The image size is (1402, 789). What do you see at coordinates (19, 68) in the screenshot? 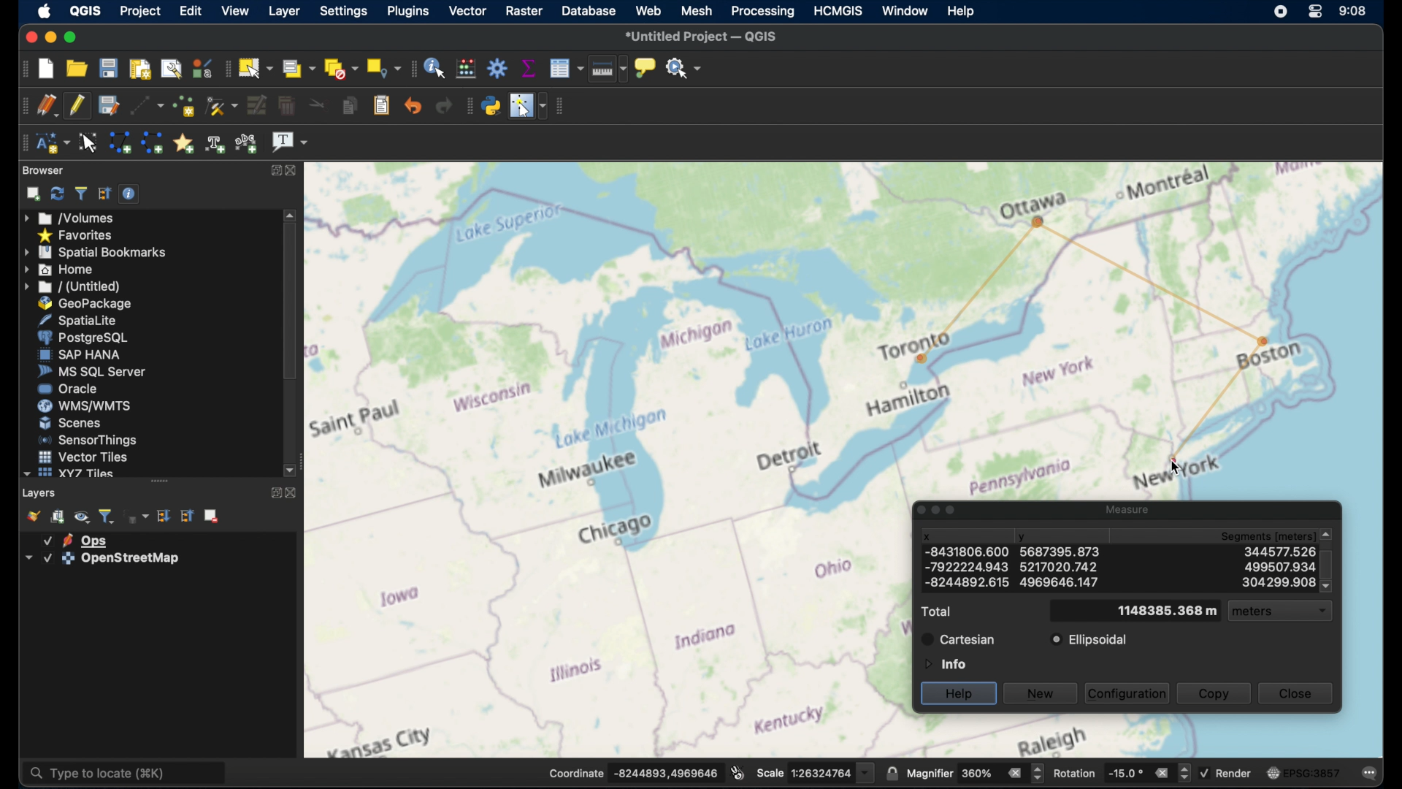
I see `project toolbar` at bounding box center [19, 68].